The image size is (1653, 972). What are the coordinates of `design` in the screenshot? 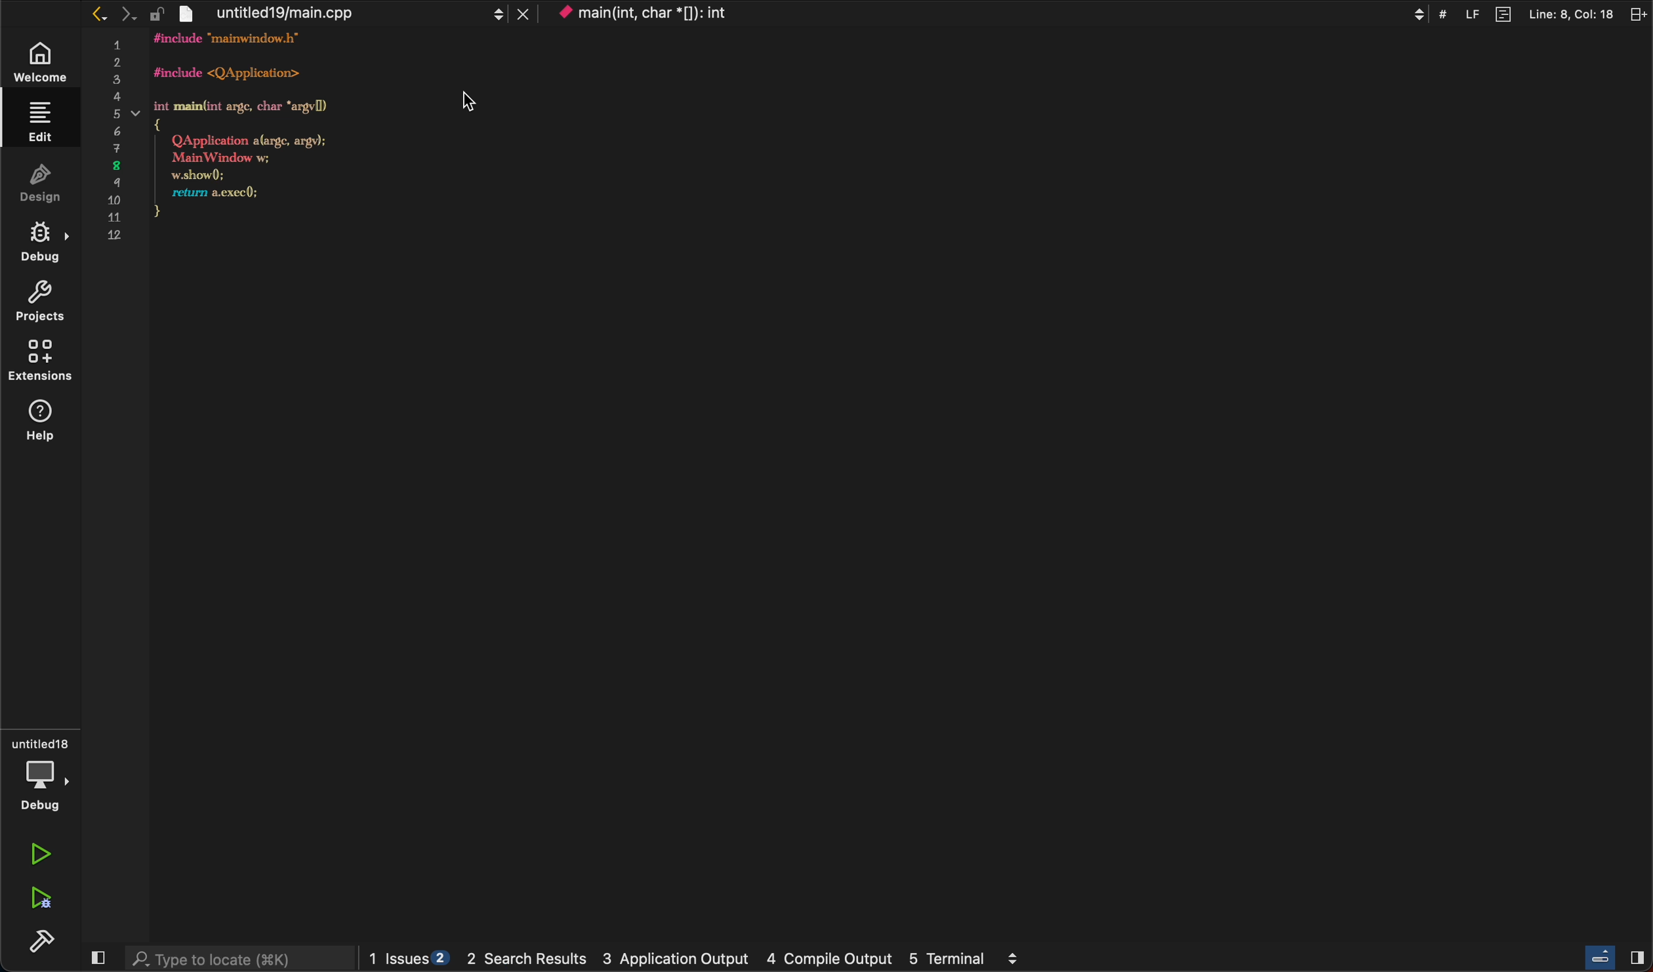 It's located at (37, 185).